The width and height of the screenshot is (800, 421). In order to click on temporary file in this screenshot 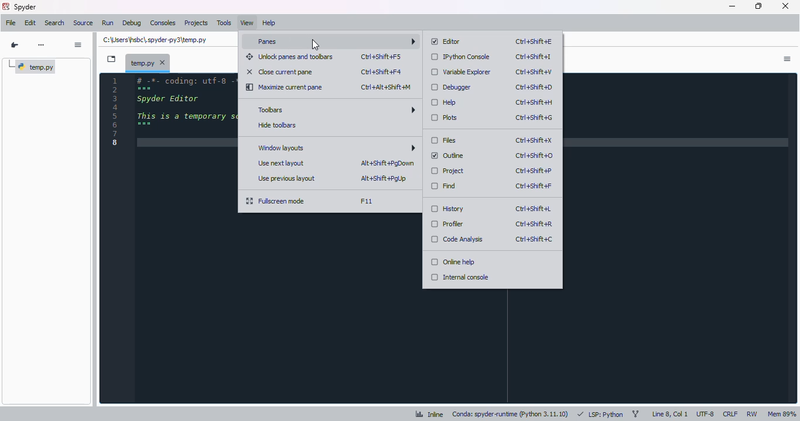, I will do `click(155, 40)`.